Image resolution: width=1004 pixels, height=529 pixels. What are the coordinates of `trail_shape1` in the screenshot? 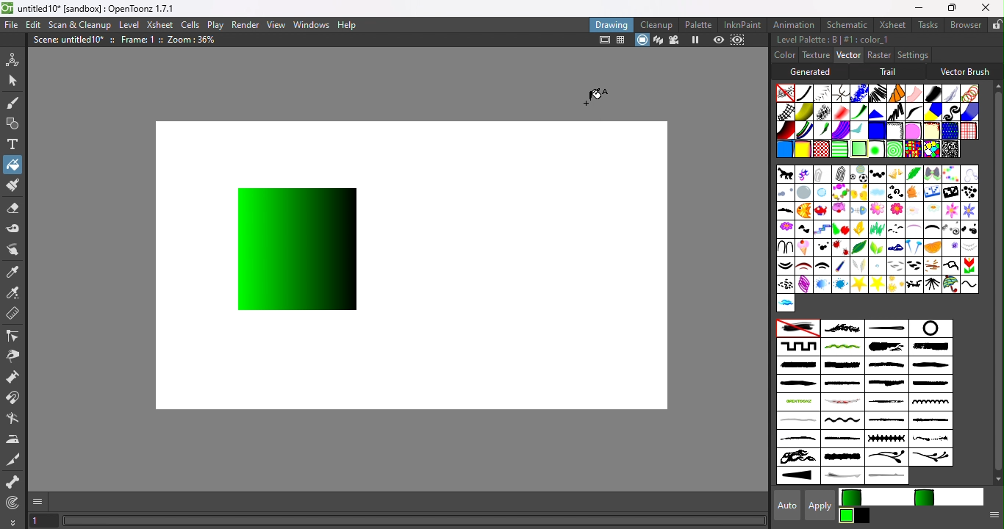 It's located at (841, 477).